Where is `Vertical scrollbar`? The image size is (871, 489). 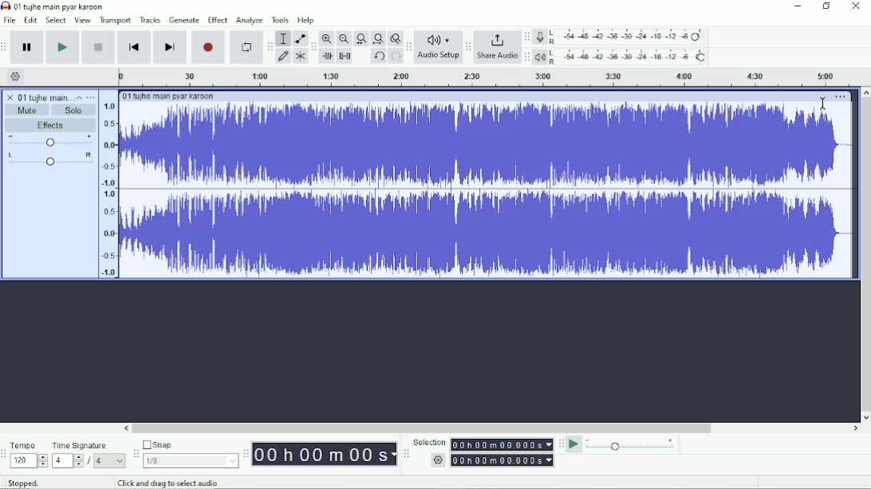 Vertical scrollbar is located at coordinates (865, 255).